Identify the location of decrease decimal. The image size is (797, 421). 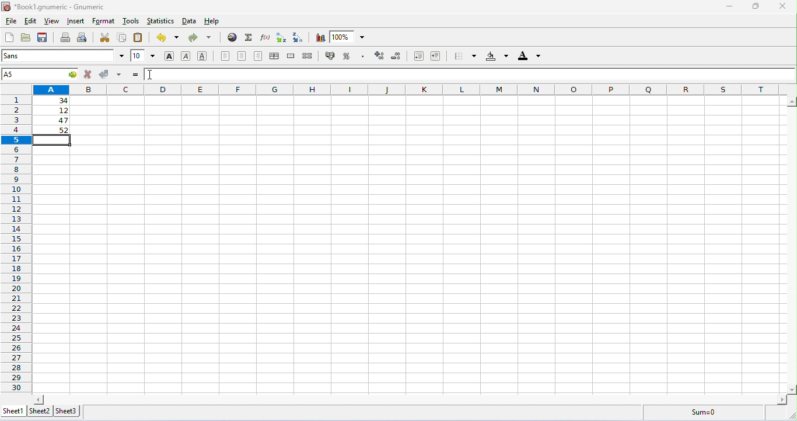
(397, 56).